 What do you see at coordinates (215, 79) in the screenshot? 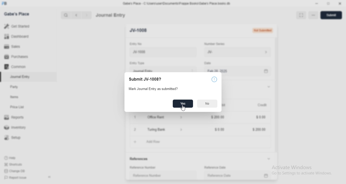
I see `INFO` at bounding box center [215, 79].